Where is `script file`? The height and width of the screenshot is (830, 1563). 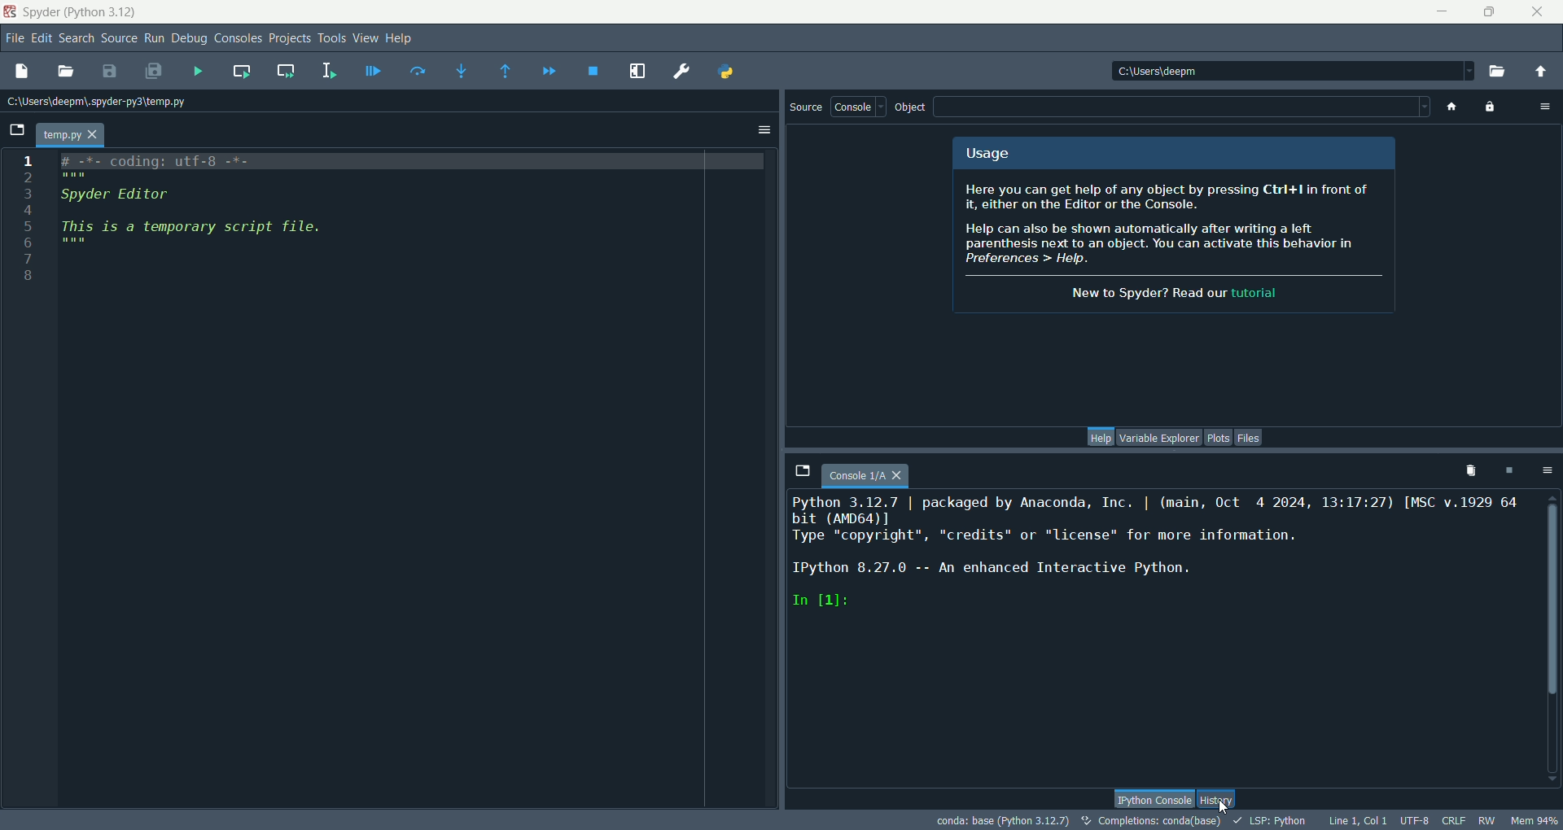 script file is located at coordinates (234, 212).